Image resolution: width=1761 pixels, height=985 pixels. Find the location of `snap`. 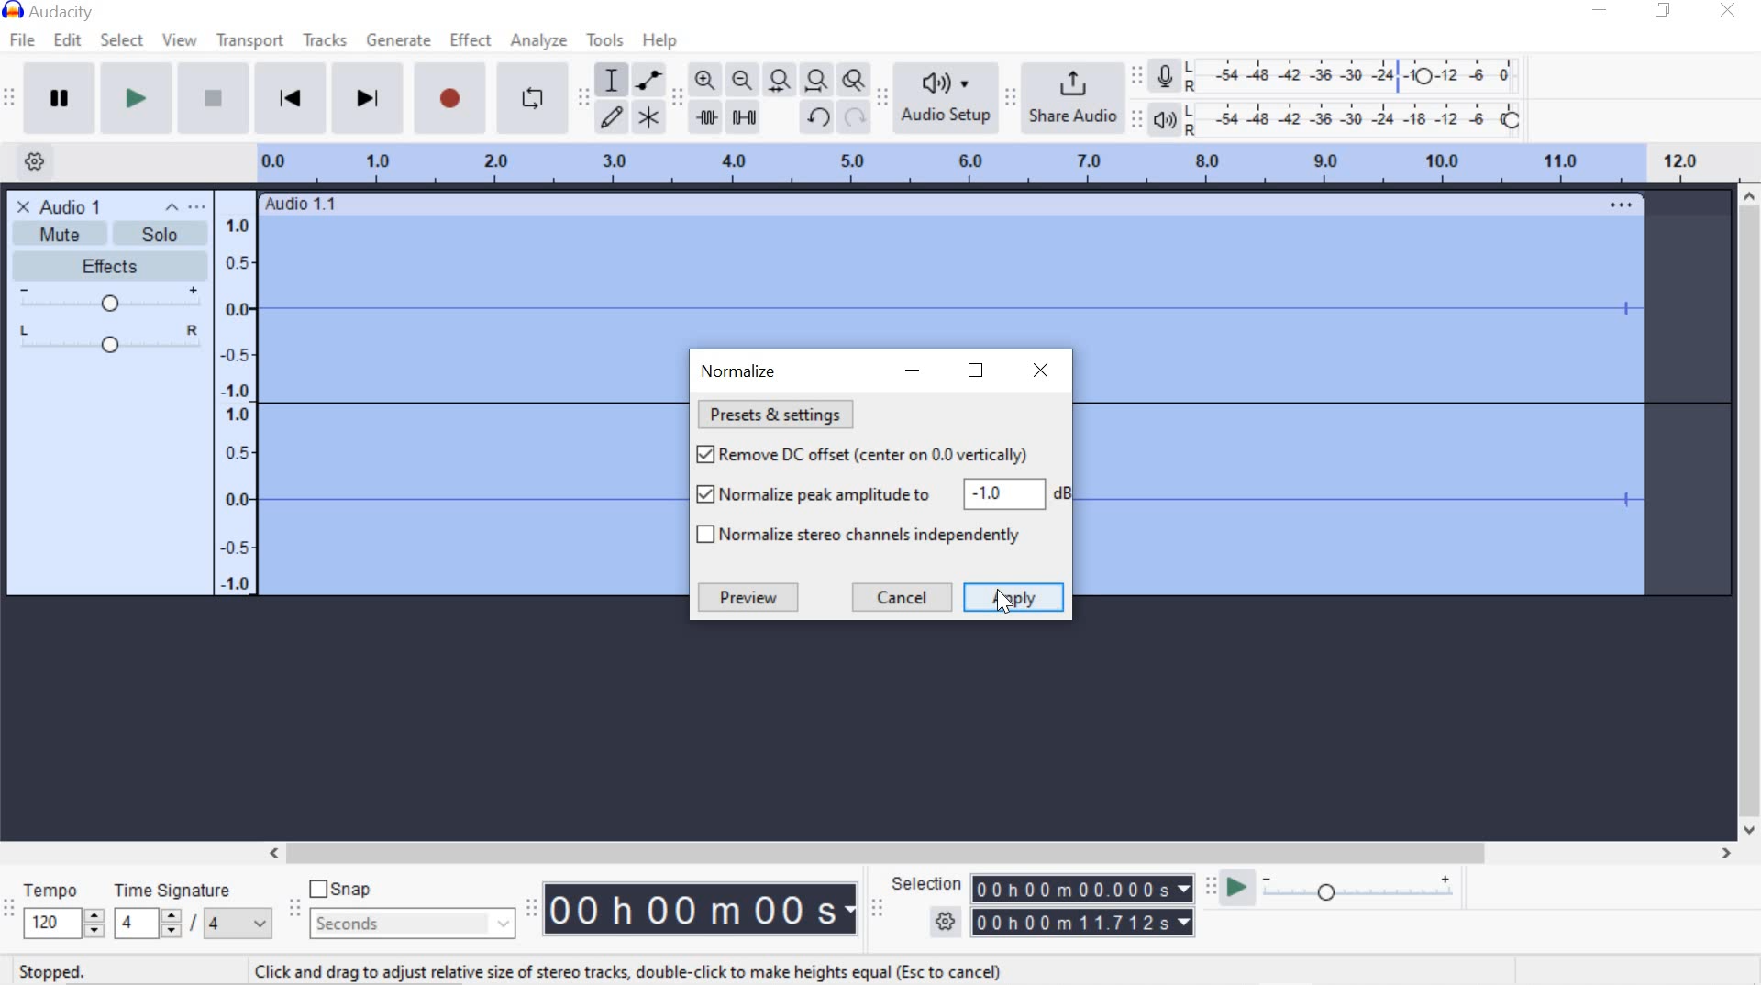

snap is located at coordinates (347, 891).